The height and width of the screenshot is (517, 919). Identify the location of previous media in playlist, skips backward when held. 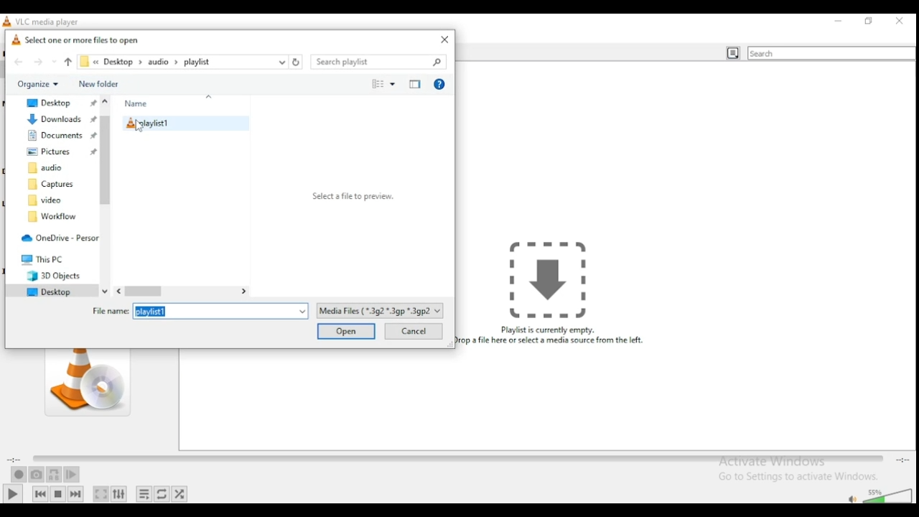
(41, 494).